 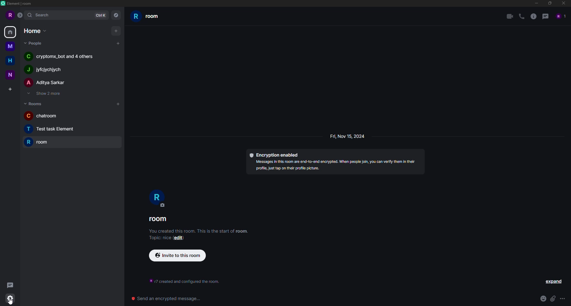 What do you see at coordinates (547, 16) in the screenshot?
I see `threads` at bounding box center [547, 16].